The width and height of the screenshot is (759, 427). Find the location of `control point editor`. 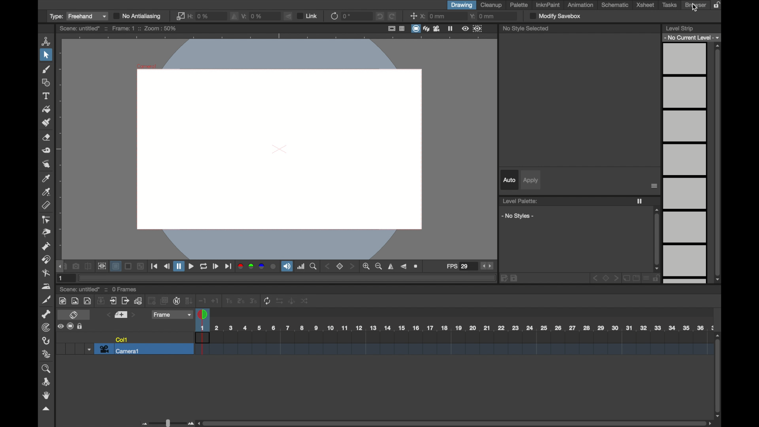

control point editor is located at coordinates (46, 220).